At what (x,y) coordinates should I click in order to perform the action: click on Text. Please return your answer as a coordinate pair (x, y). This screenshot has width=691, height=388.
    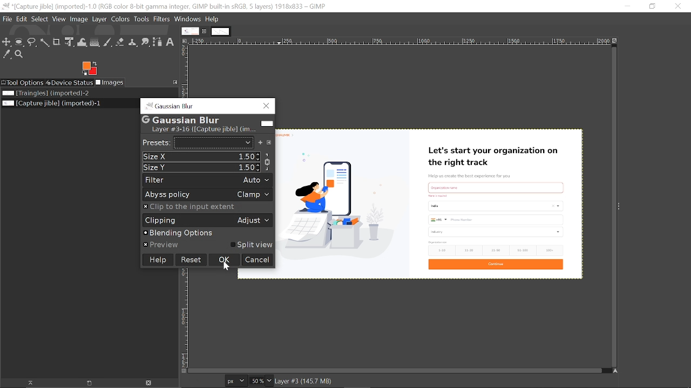
    Looking at the image, I should click on (205, 124).